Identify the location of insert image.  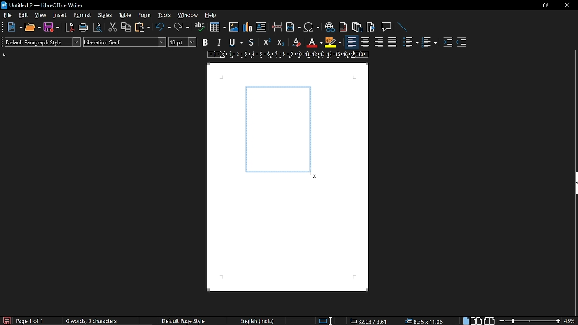
(234, 28).